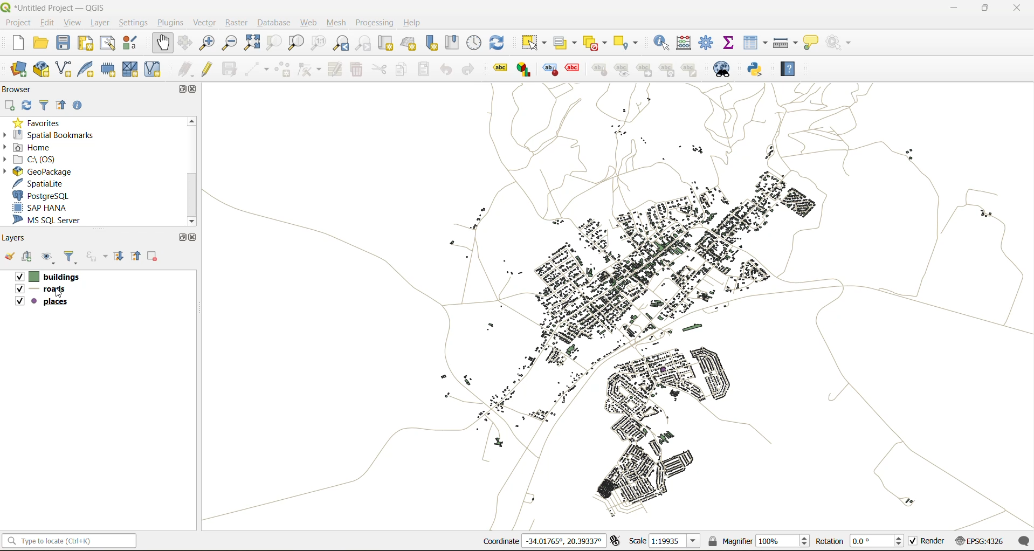 The image size is (1034, 551). Describe the element at coordinates (355, 68) in the screenshot. I see `delete` at that location.